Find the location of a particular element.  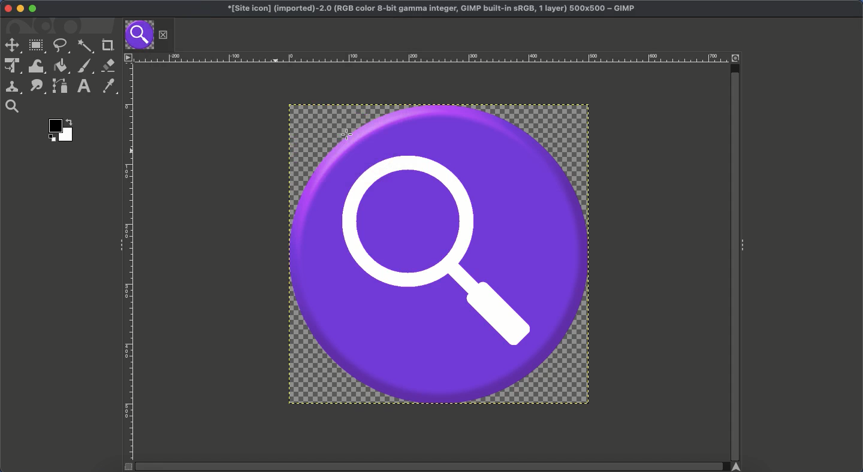

Scroll is located at coordinates (434, 467).